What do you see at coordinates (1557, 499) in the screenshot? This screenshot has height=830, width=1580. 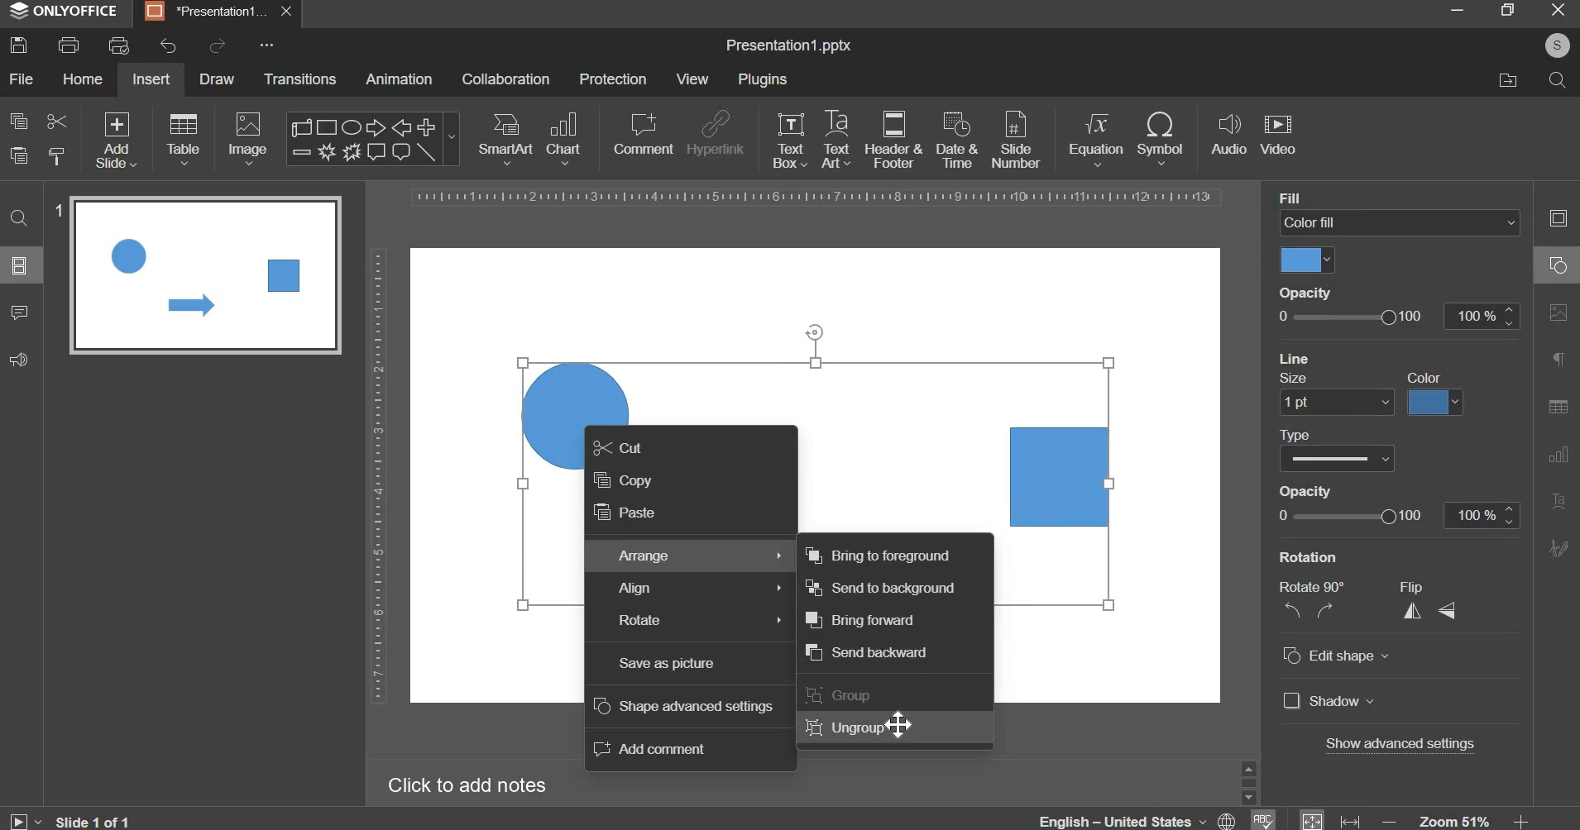 I see `text art setting` at bounding box center [1557, 499].